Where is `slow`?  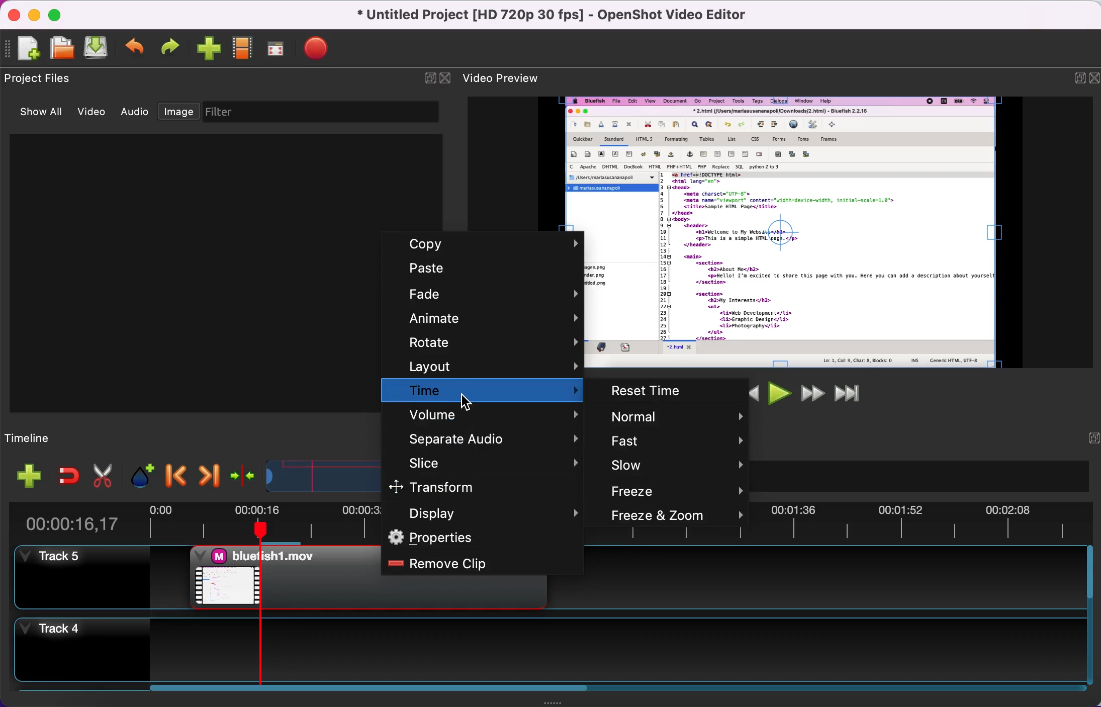
slow is located at coordinates (679, 465).